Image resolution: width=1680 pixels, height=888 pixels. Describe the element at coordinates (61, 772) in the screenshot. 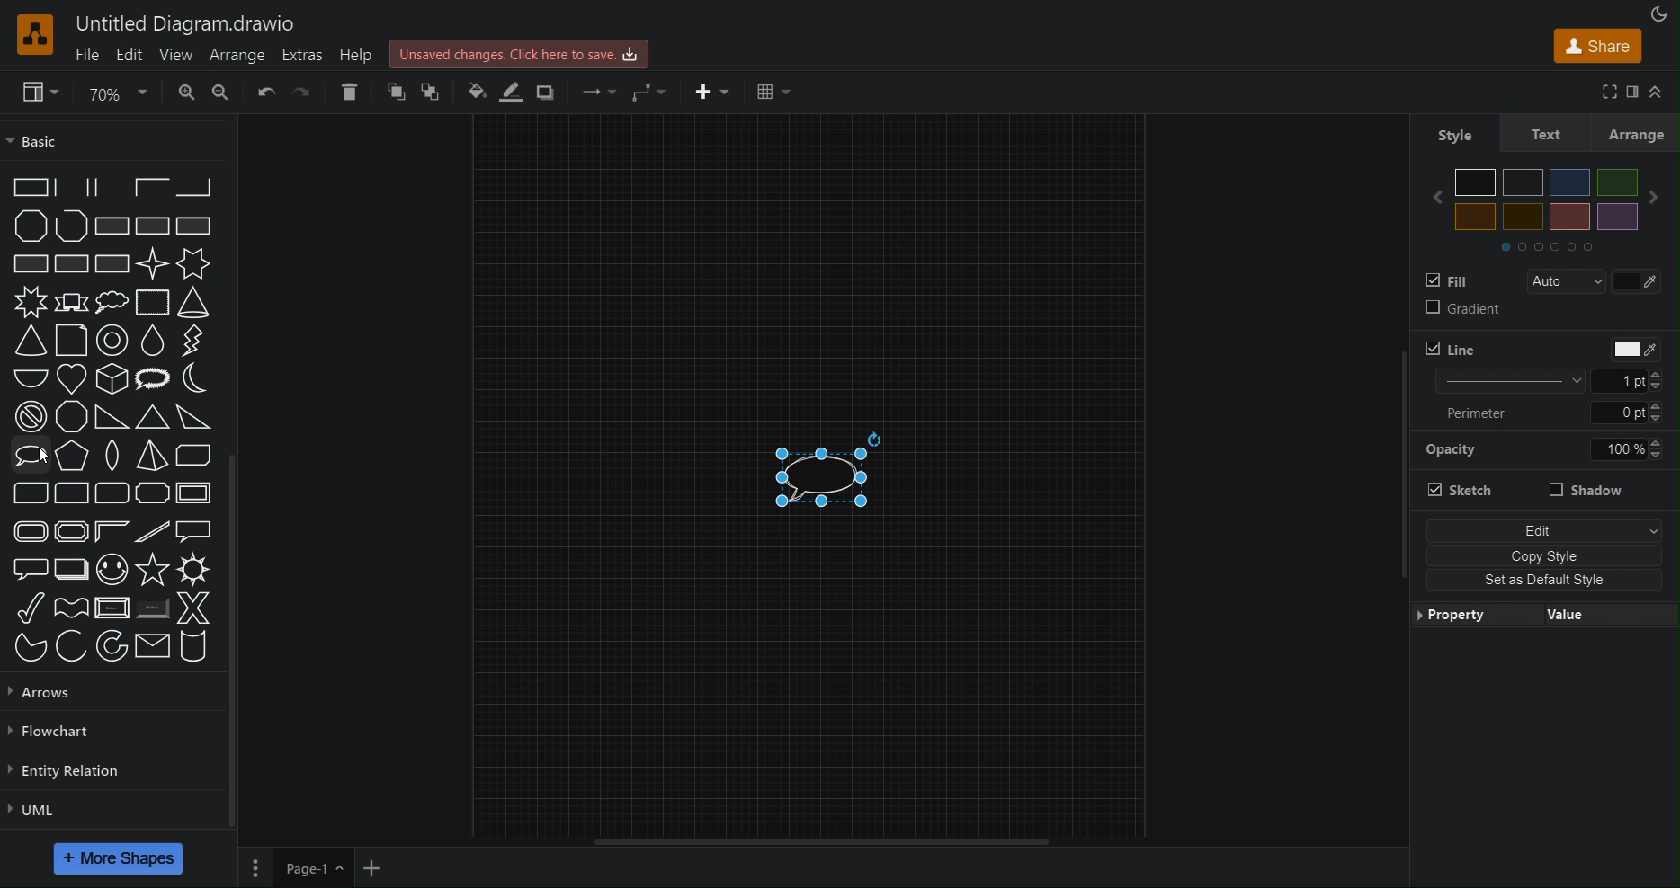

I see `Entity Relation` at that location.